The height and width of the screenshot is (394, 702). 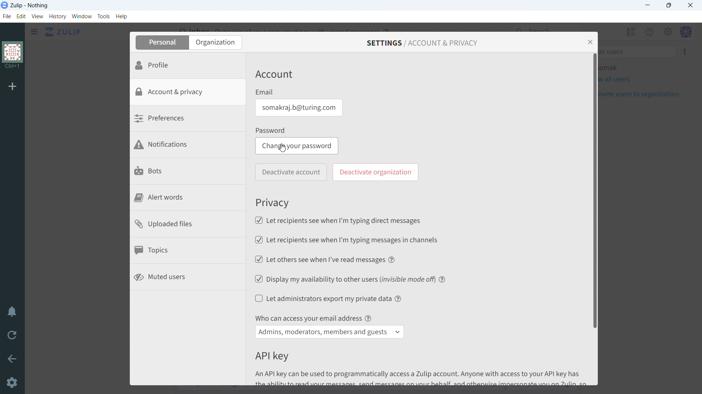 What do you see at coordinates (12, 358) in the screenshot?
I see `go back` at bounding box center [12, 358].